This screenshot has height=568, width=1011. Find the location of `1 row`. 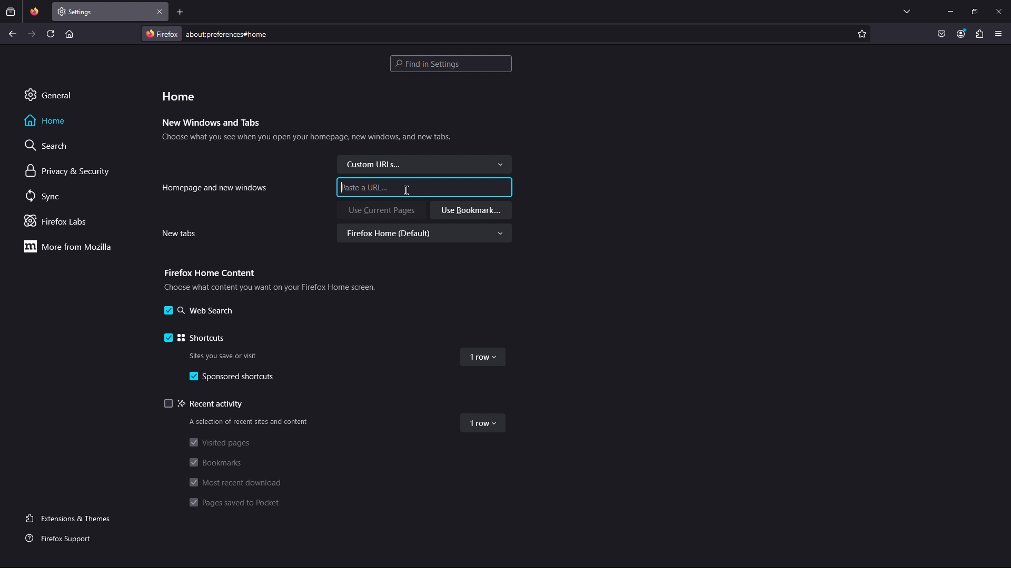

1 row is located at coordinates (483, 424).